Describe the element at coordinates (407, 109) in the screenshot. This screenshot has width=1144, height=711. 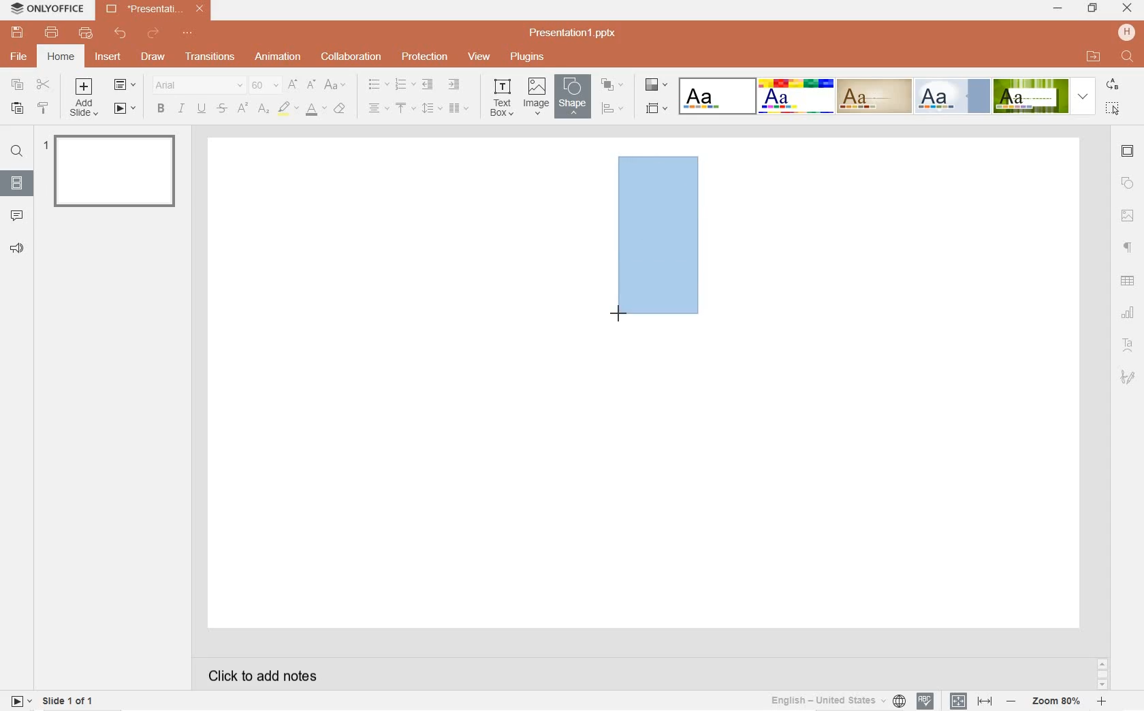
I see `vertical align` at that location.